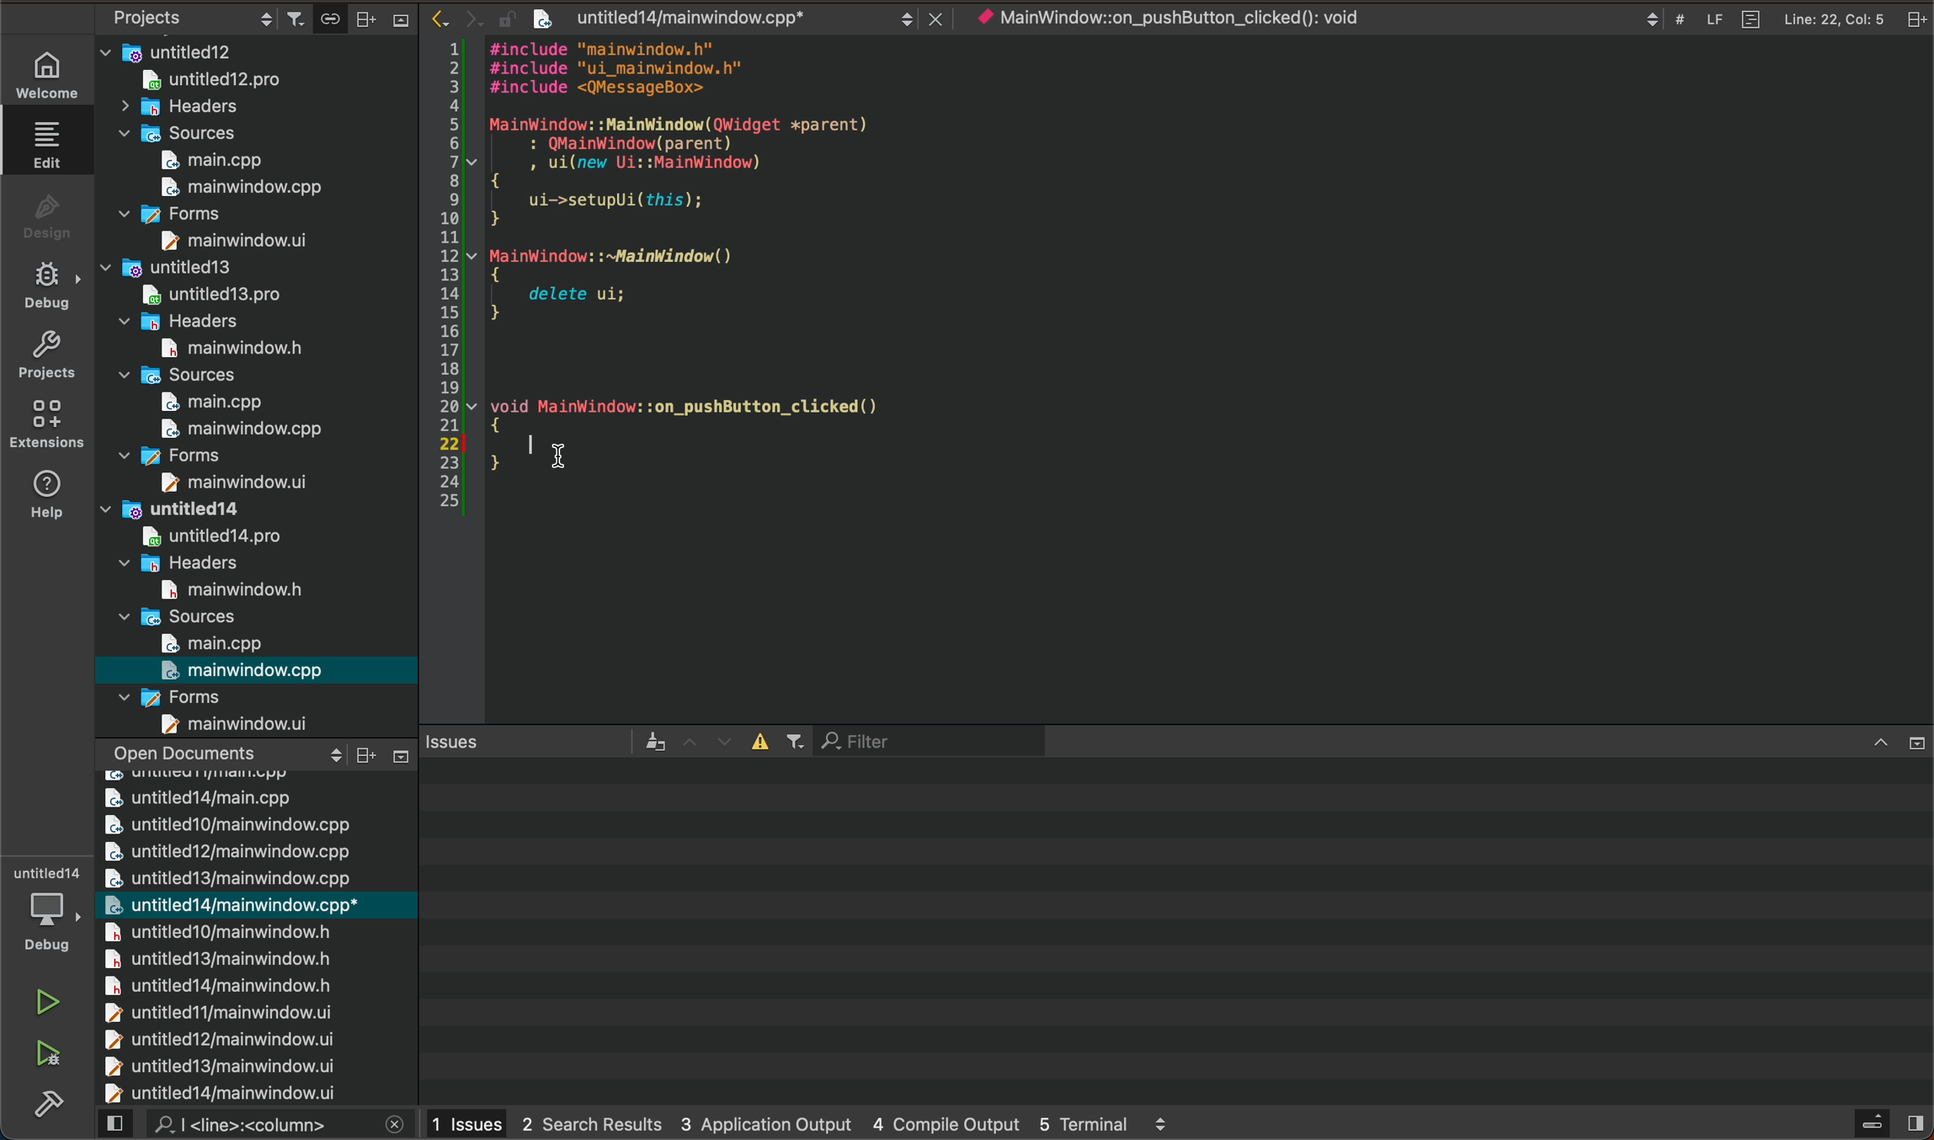 This screenshot has height=1140, width=1934. What do you see at coordinates (1175, 929) in the screenshot?
I see `terminal` at bounding box center [1175, 929].